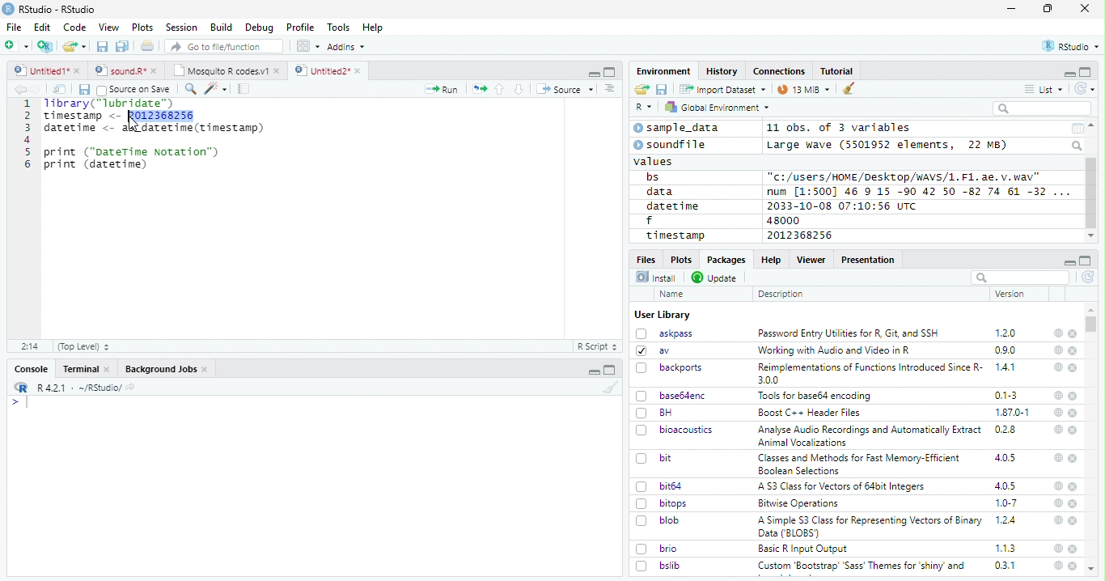  Describe the element at coordinates (1007, 520) in the screenshot. I see `1.2.4` at that location.